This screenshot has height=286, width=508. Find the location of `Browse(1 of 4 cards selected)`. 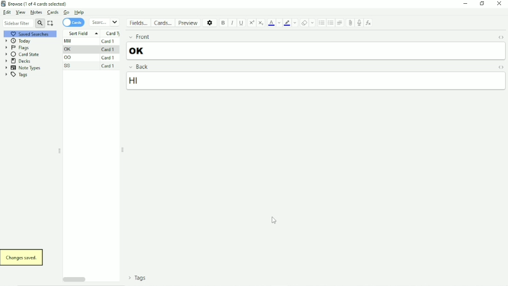

Browse(1 of 4 cards selected) is located at coordinates (35, 4).